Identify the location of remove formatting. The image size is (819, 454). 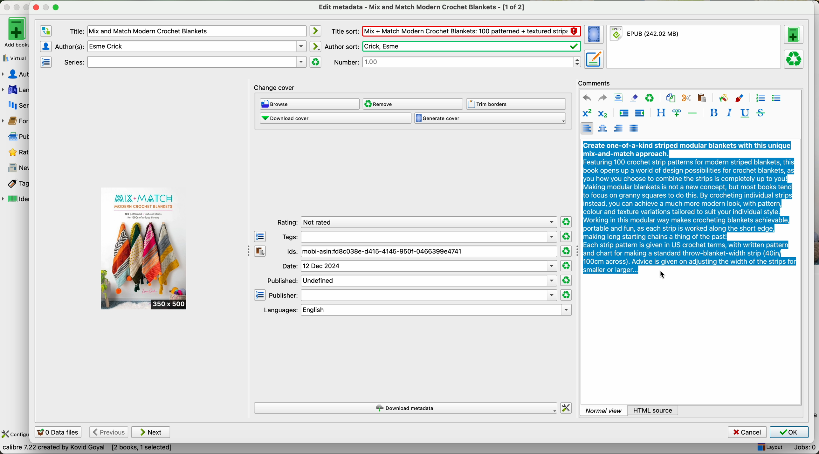
(634, 98).